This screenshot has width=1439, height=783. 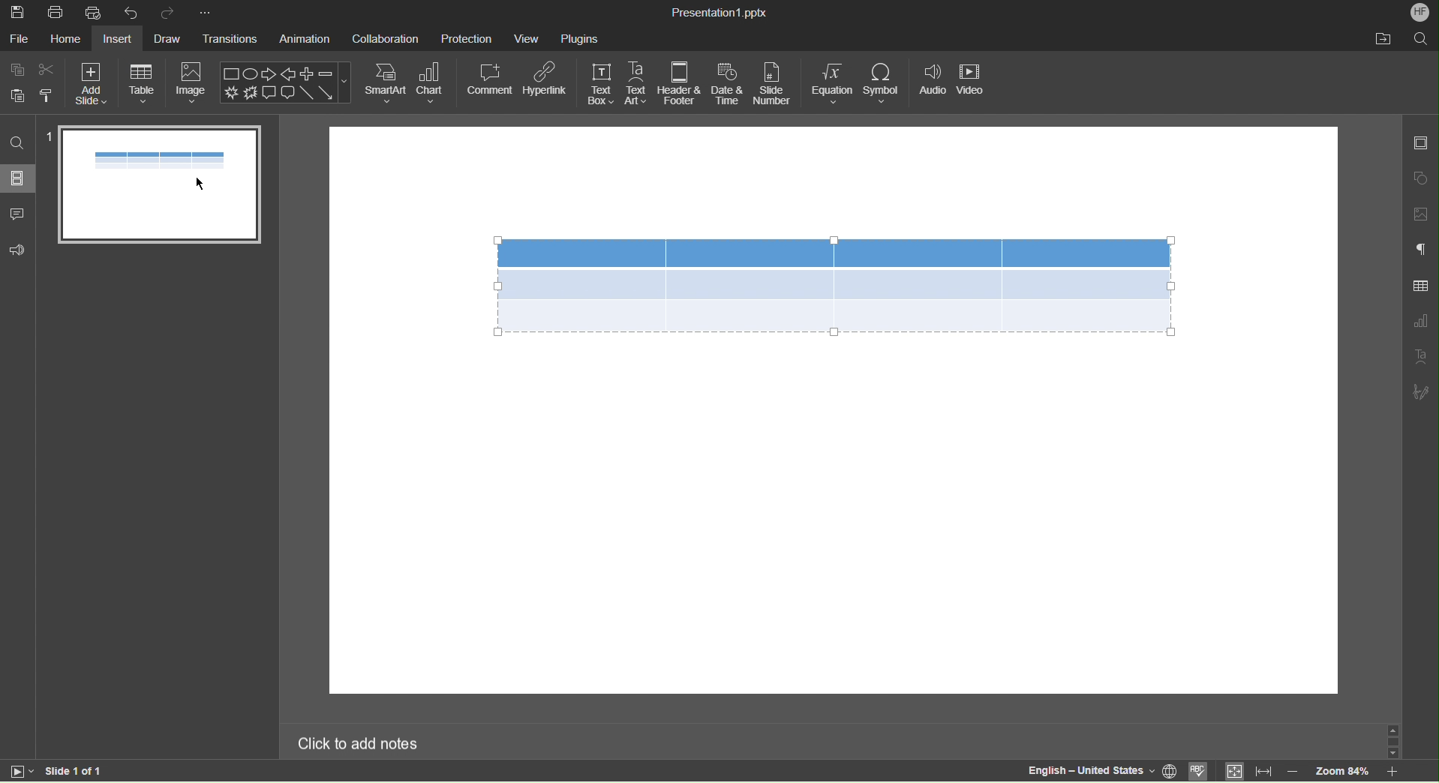 What do you see at coordinates (19, 144) in the screenshot?
I see `Search` at bounding box center [19, 144].